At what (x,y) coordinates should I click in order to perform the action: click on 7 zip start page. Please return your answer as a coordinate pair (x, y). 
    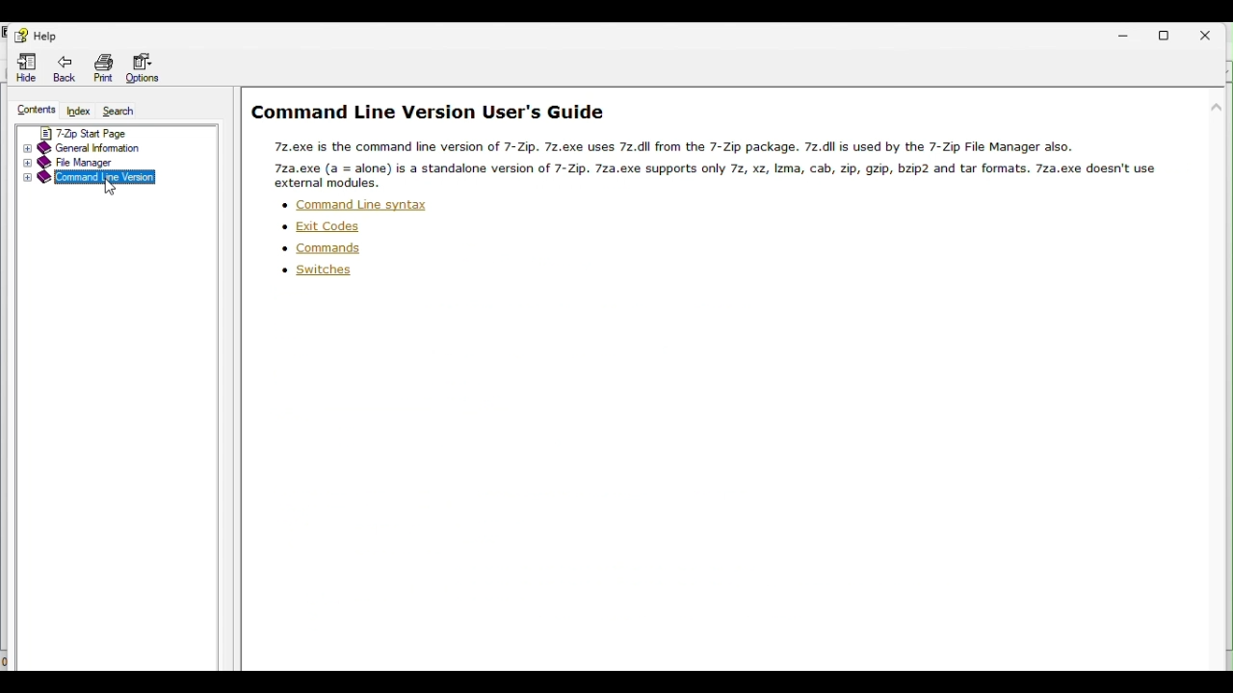
    Looking at the image, I should click on (118, 132).